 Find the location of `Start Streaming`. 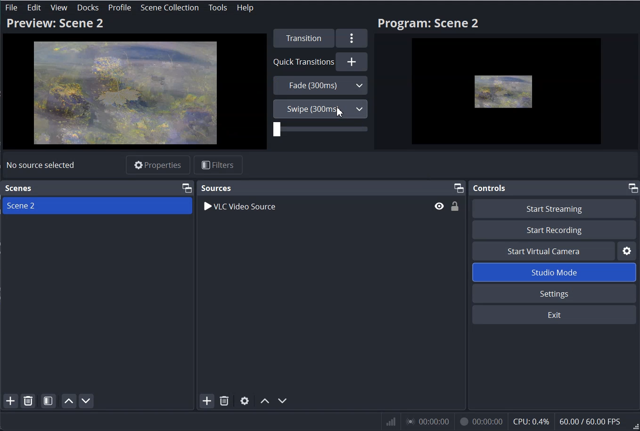

Start Streaming is located at coordinates (556, 207).